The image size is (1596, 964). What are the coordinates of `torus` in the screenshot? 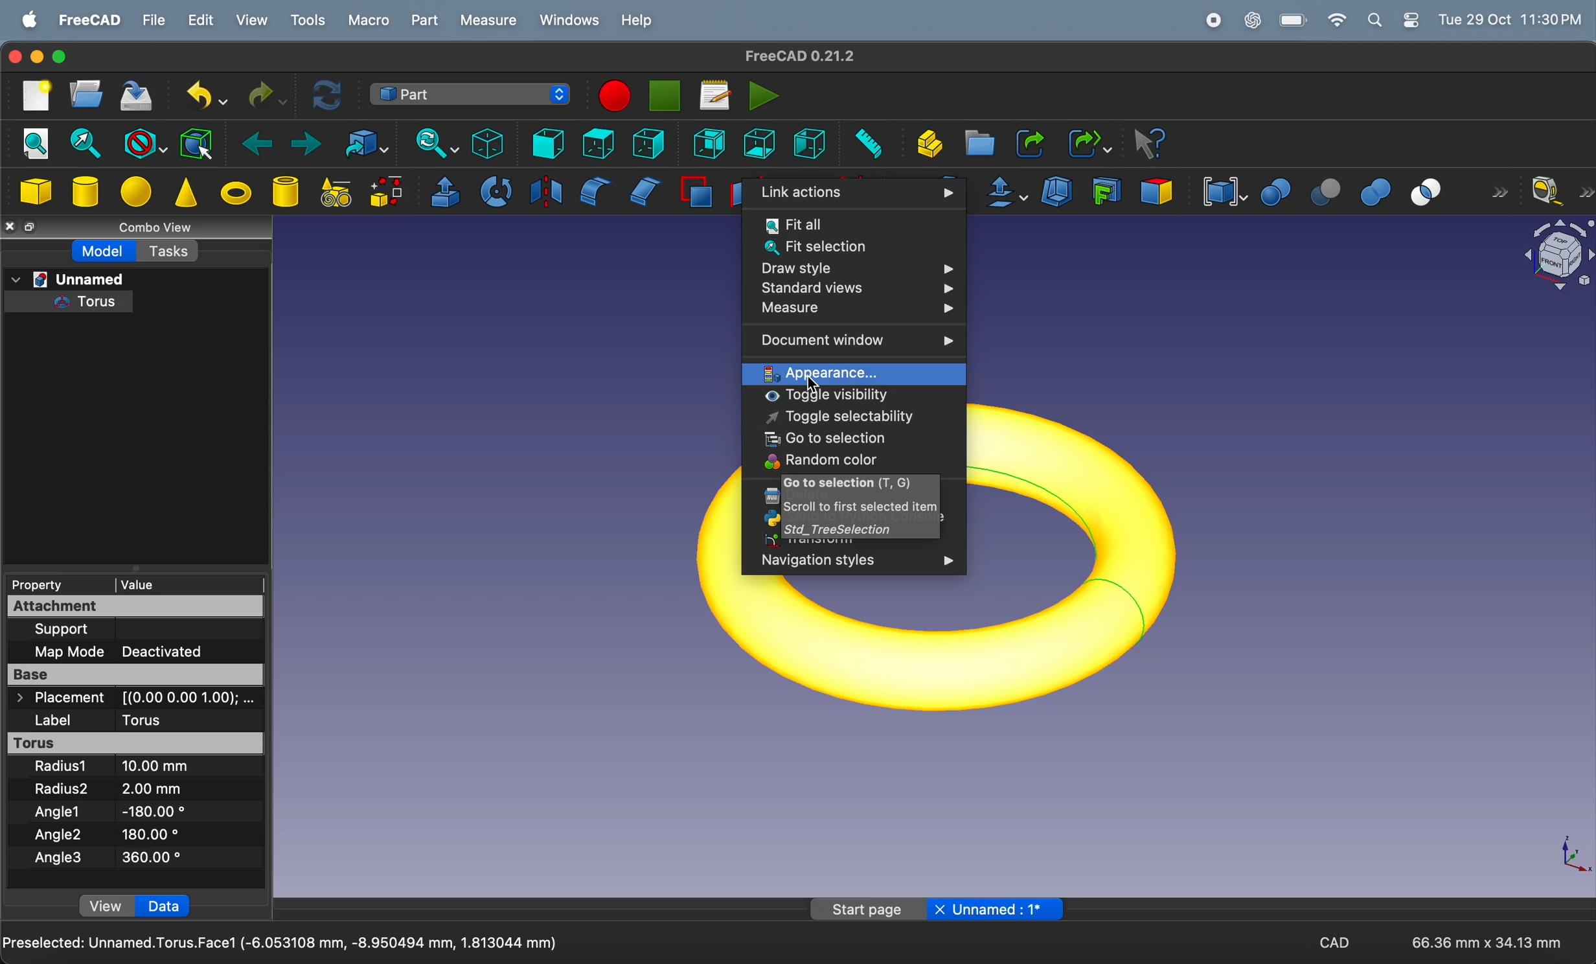 It's located at (135, 743).